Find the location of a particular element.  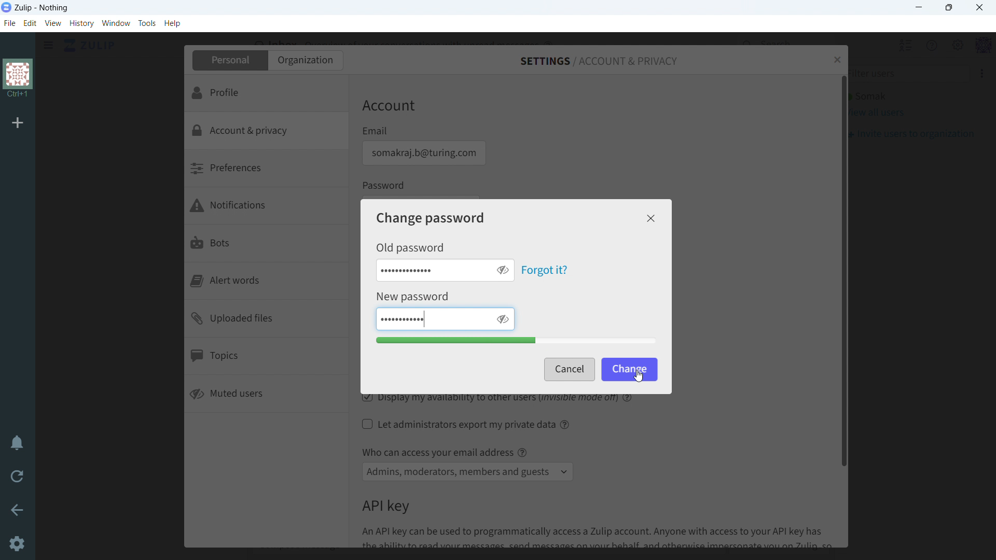

minimize is located at coordinates (920, 8).